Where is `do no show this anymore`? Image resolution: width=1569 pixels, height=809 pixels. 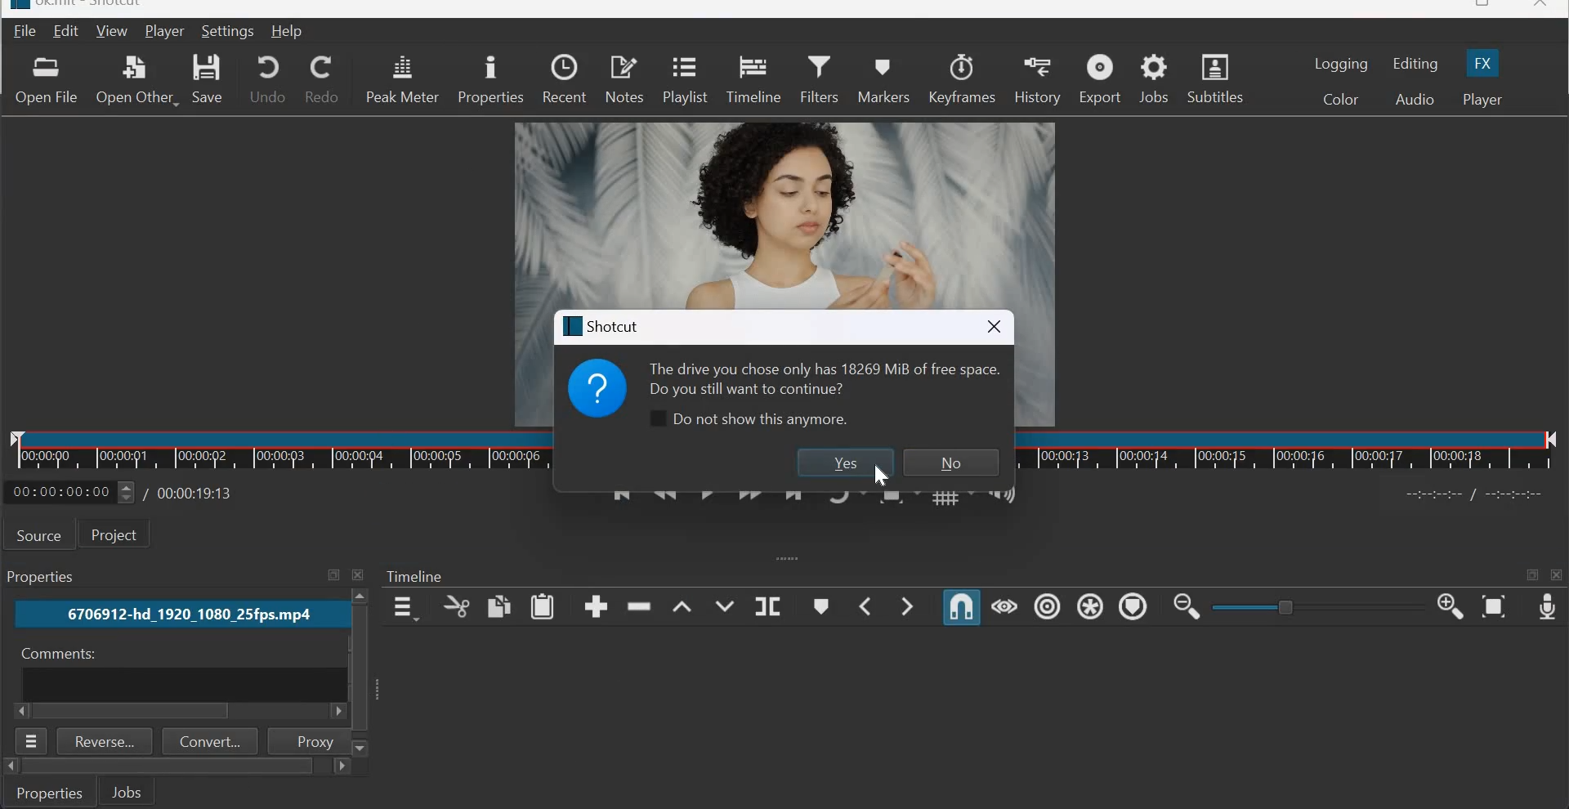 do no show this anymore is located at coordinates (745, 420).